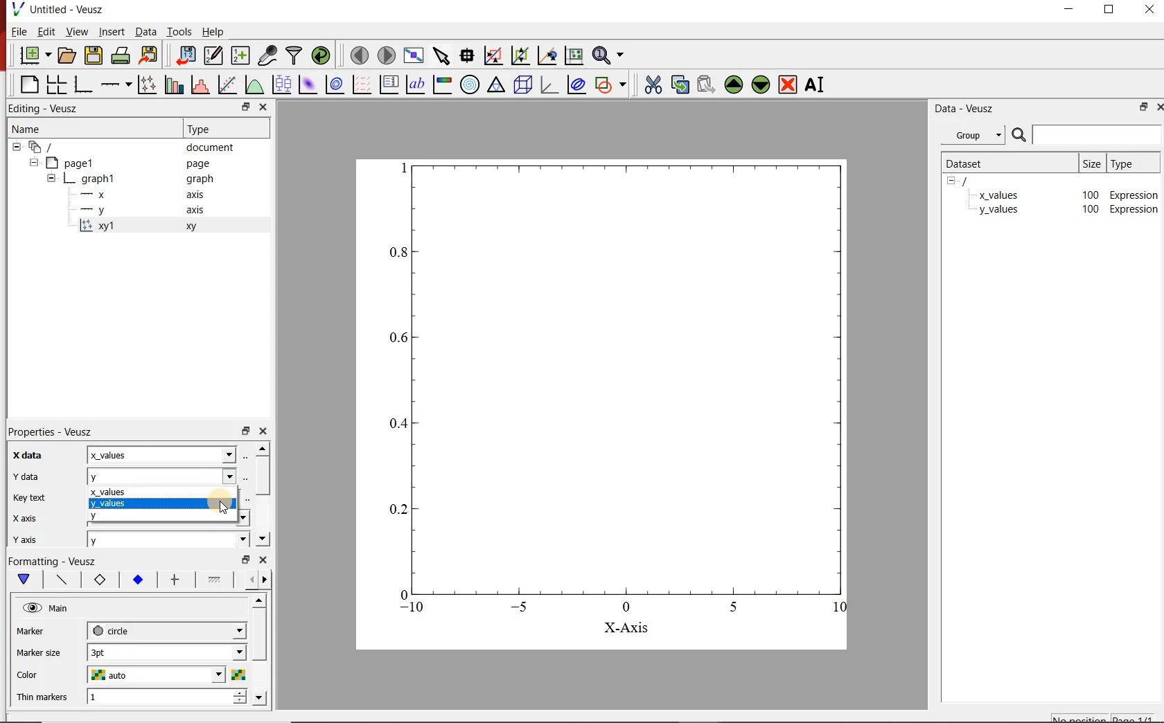  Describe the element at coordinates (252, 83) in the screenshot. I see `plot a function` at that location.